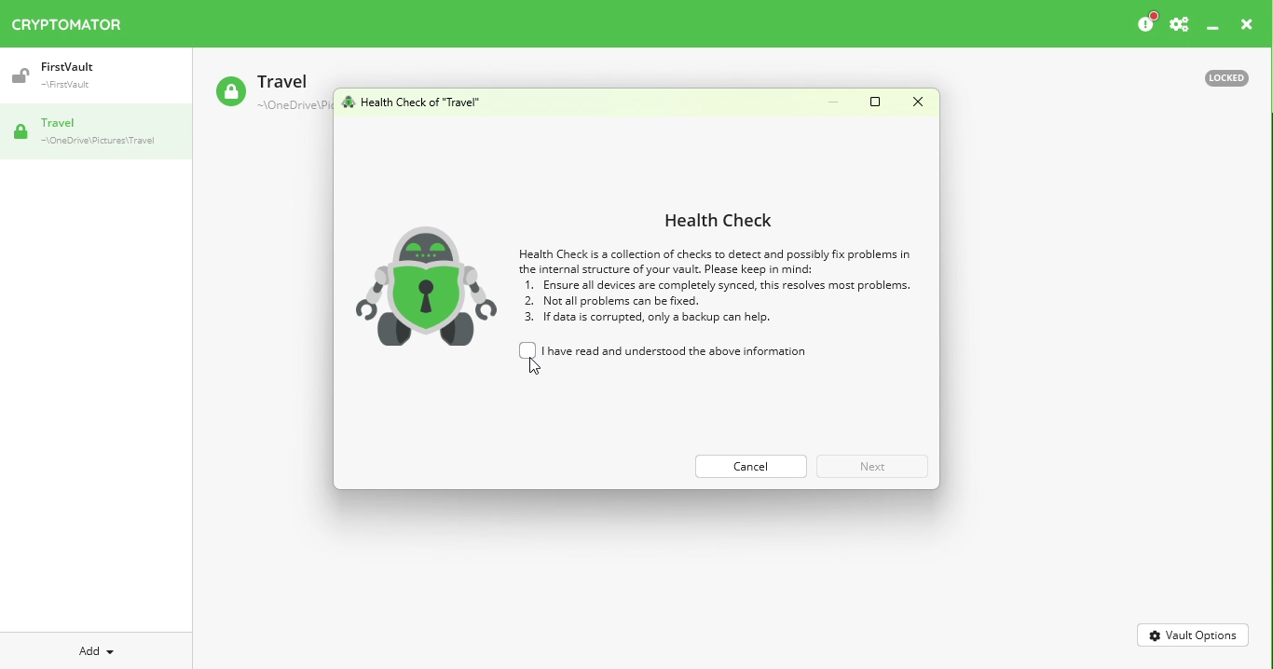  What do you see at coordinates (76, 20) in the screenshot?
I see `Cryptomator icon` at bounding box center [76, 20].